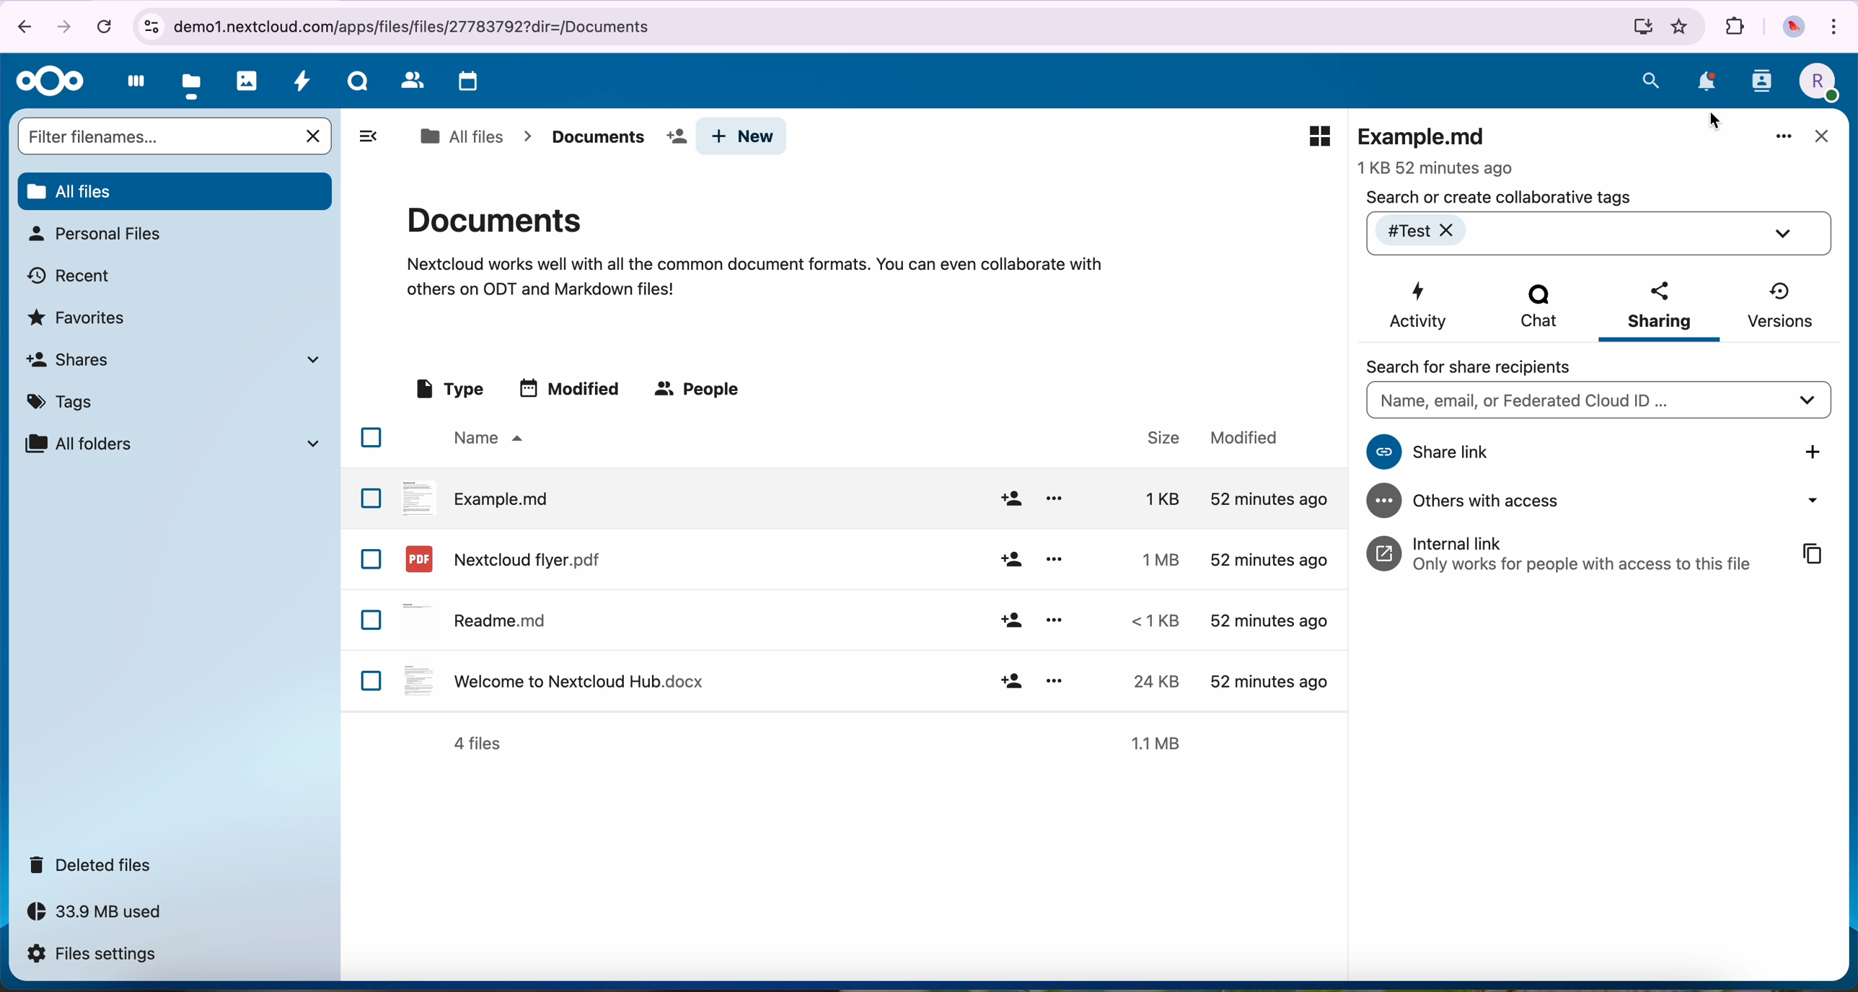  Describe the element at coordinates (1536, 310) in the screenshot. I see `chat` at that location.